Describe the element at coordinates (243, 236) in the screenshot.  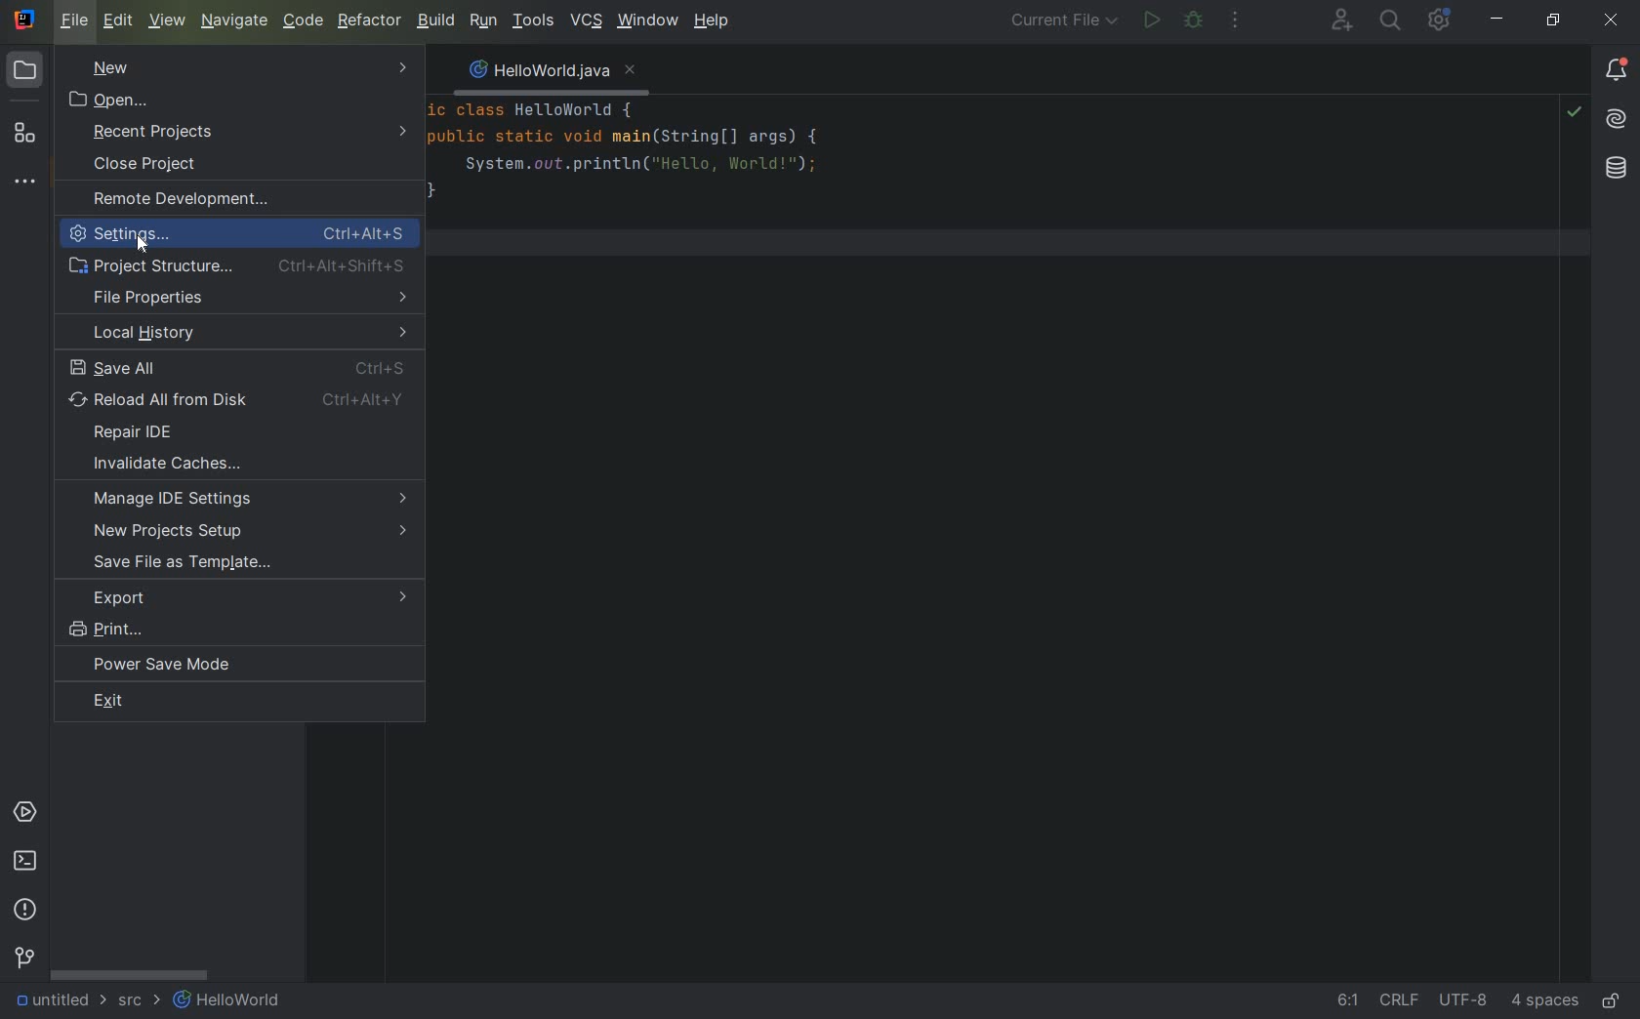
I see `SETTINGS` at that location.